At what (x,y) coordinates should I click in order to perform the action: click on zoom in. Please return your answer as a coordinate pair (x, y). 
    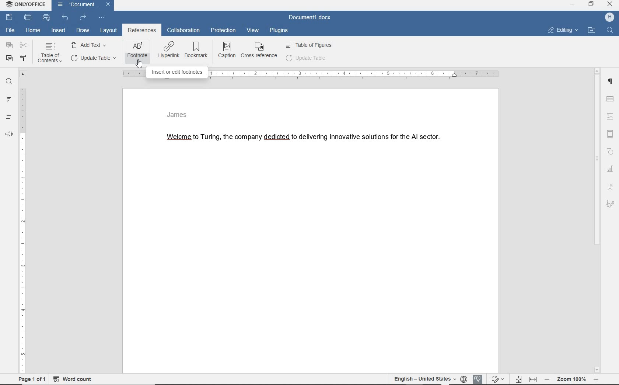
    Looking at the image, I should click on (596, 379).